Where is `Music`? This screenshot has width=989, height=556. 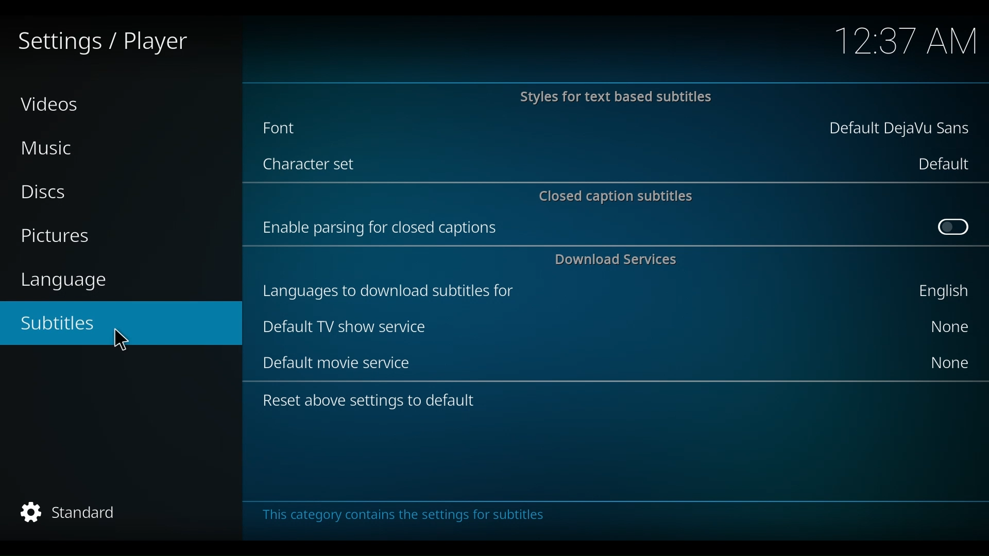 Music is located at coordinates (52, 149).